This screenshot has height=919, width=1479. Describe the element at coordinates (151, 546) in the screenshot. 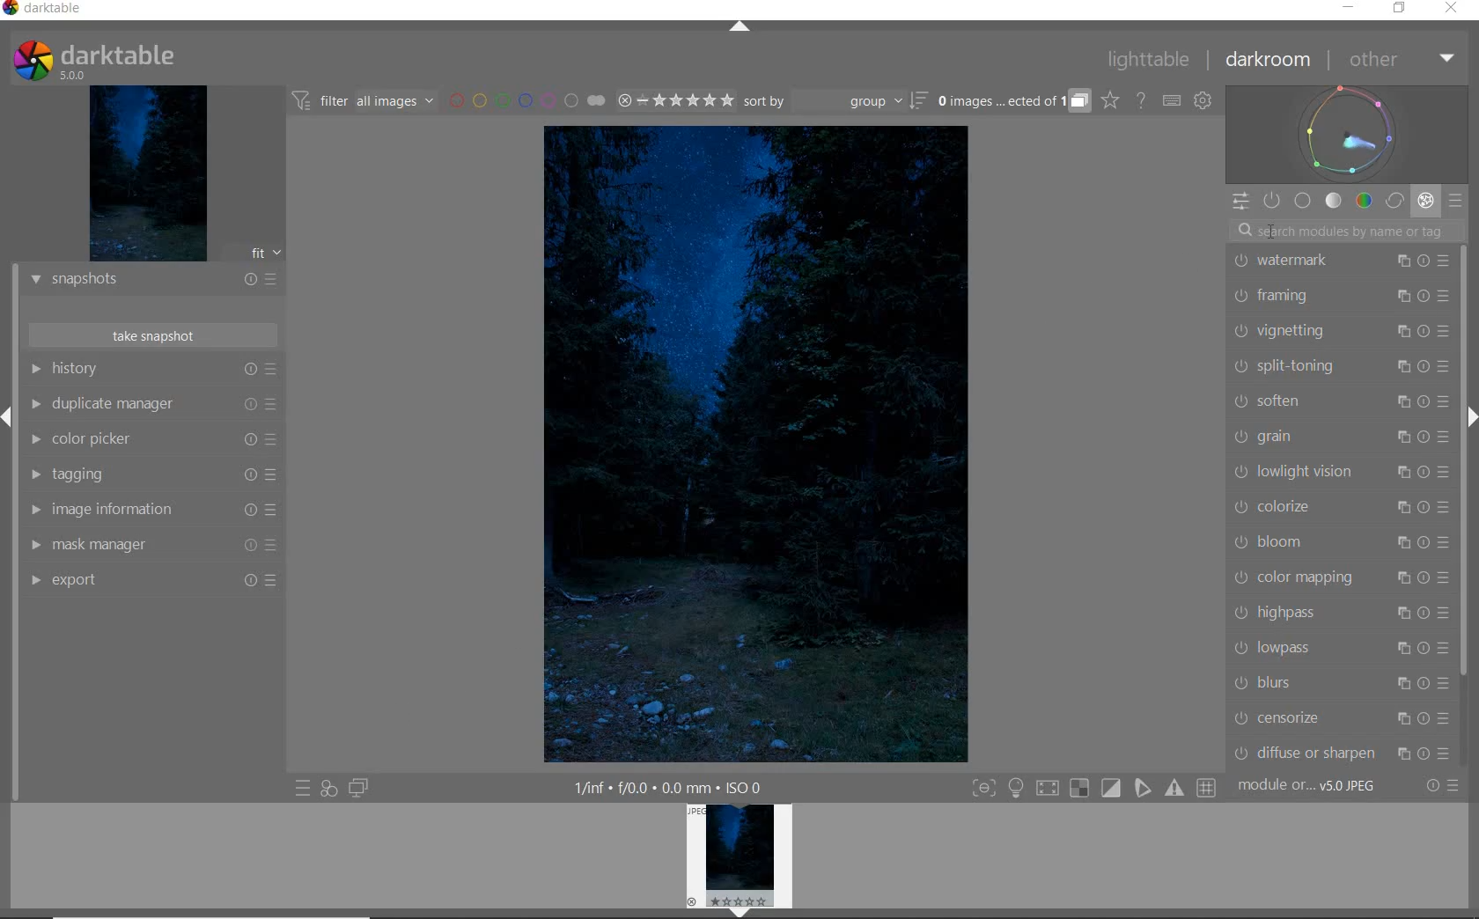

I see `MASK MANAGER` at that location.